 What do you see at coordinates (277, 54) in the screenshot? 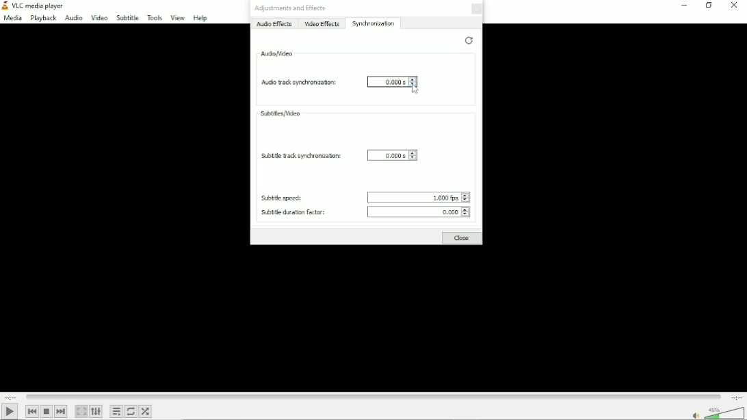
I see `Audio/video` at bounding box center [277, 54].